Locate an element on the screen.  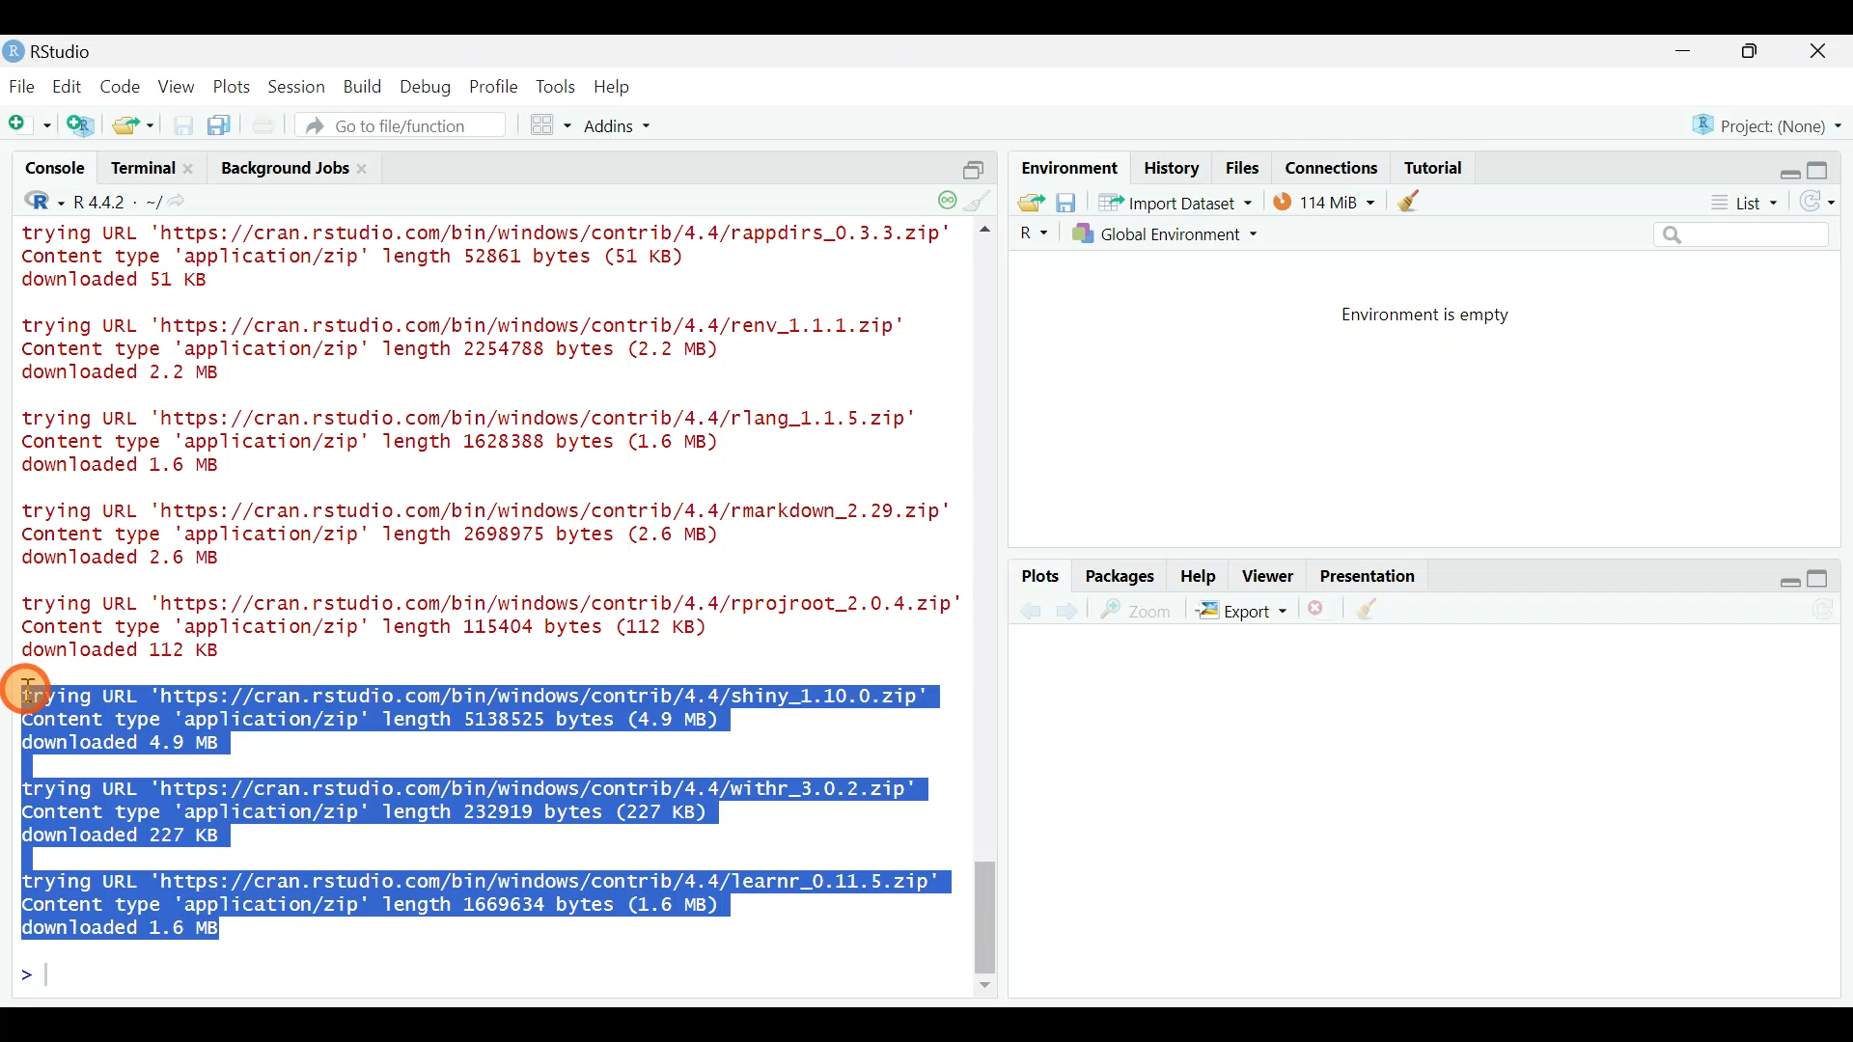
view the current working directory is located at coordinates (184, 201).